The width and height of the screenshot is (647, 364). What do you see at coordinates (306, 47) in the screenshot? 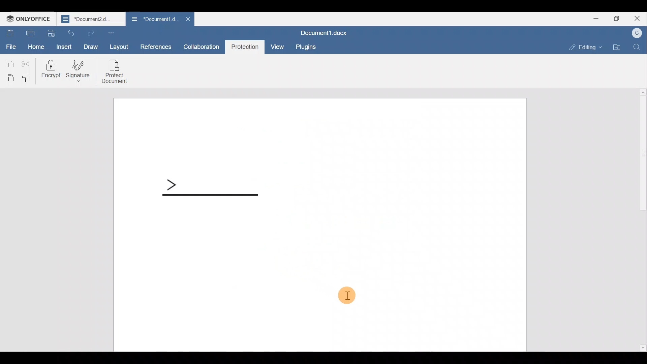
I see `Plugins` at bounding box center [306, 47].